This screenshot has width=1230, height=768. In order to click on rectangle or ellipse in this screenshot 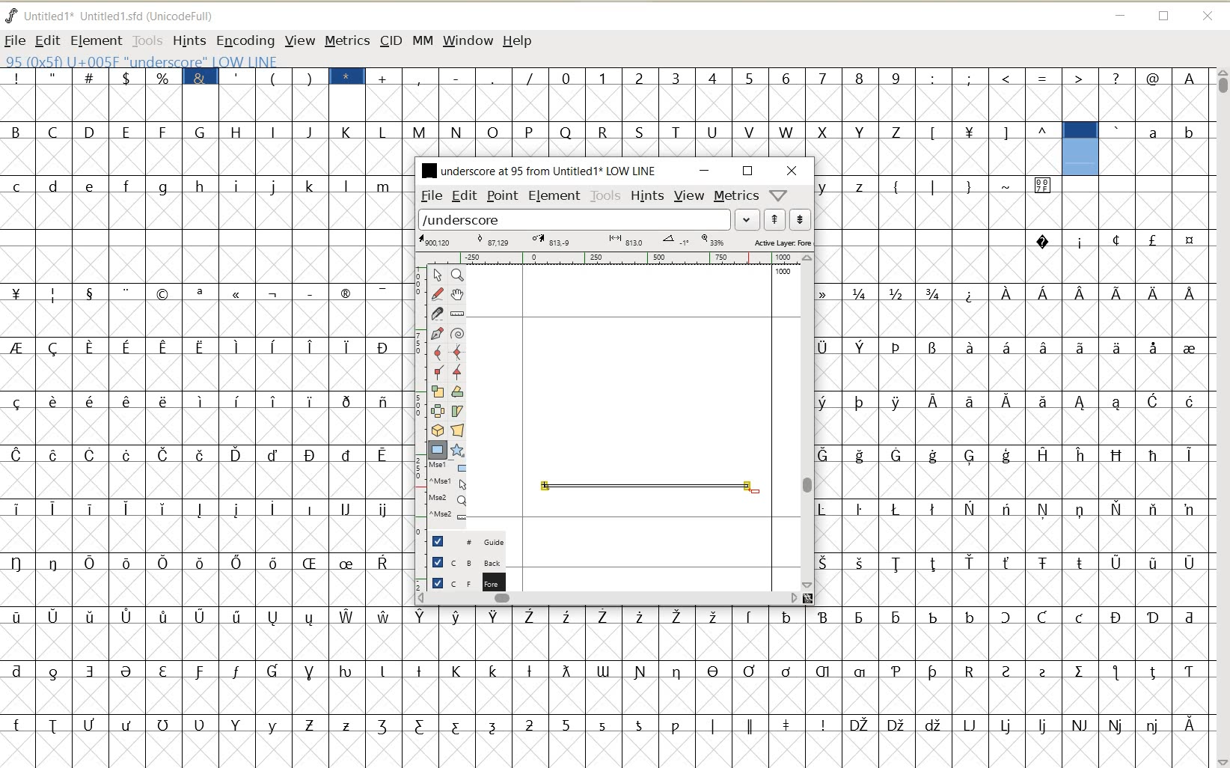, I will do `click(438, 450)`.